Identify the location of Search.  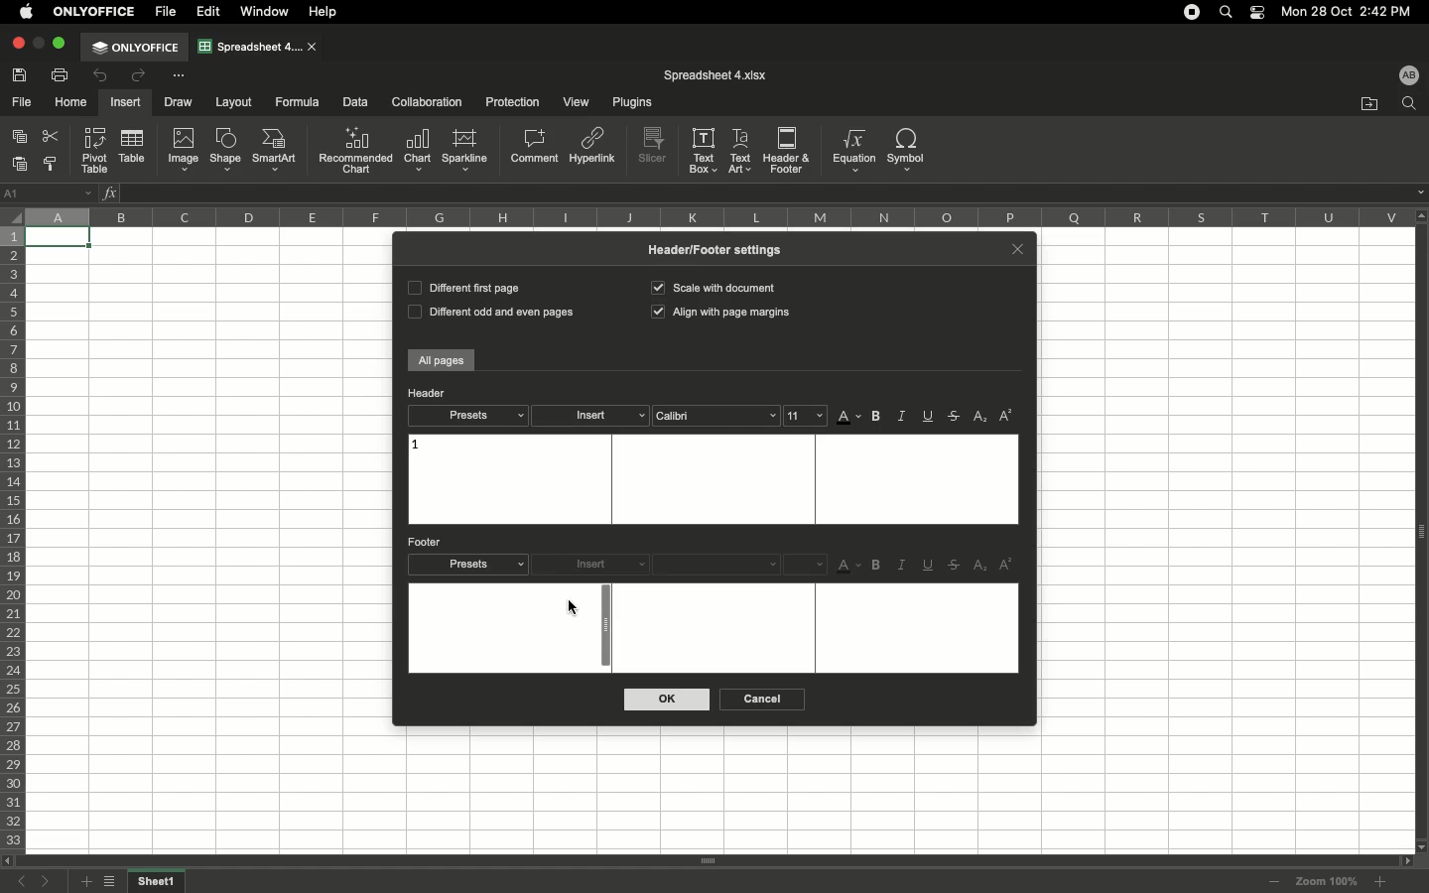
(1229, 11).